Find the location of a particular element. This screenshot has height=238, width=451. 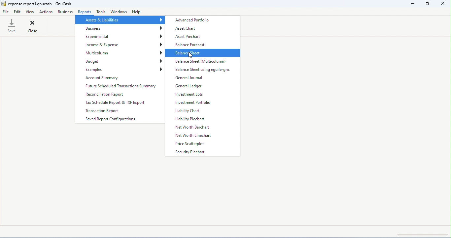

balance sheet using eguile-gnc is located at coordinates (205, 70).